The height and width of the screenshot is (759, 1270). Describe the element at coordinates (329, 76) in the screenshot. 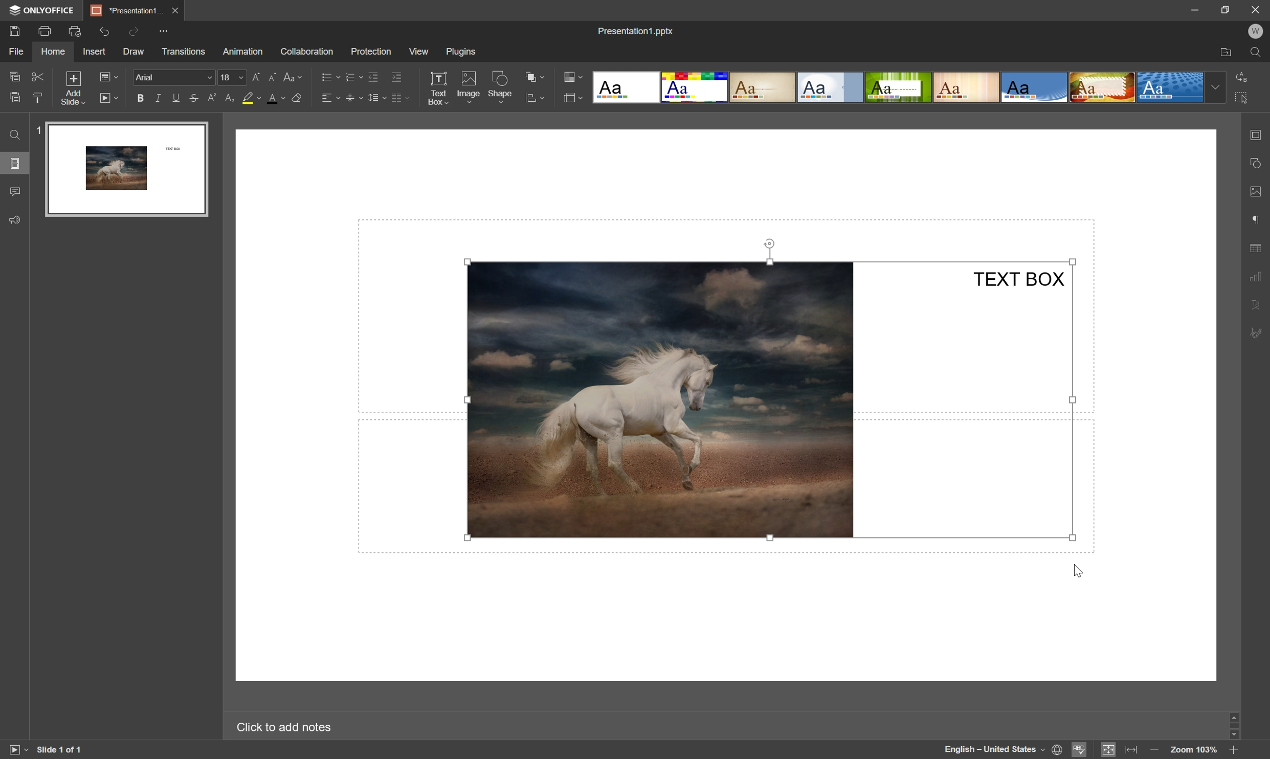

I see `bullets` at that location.